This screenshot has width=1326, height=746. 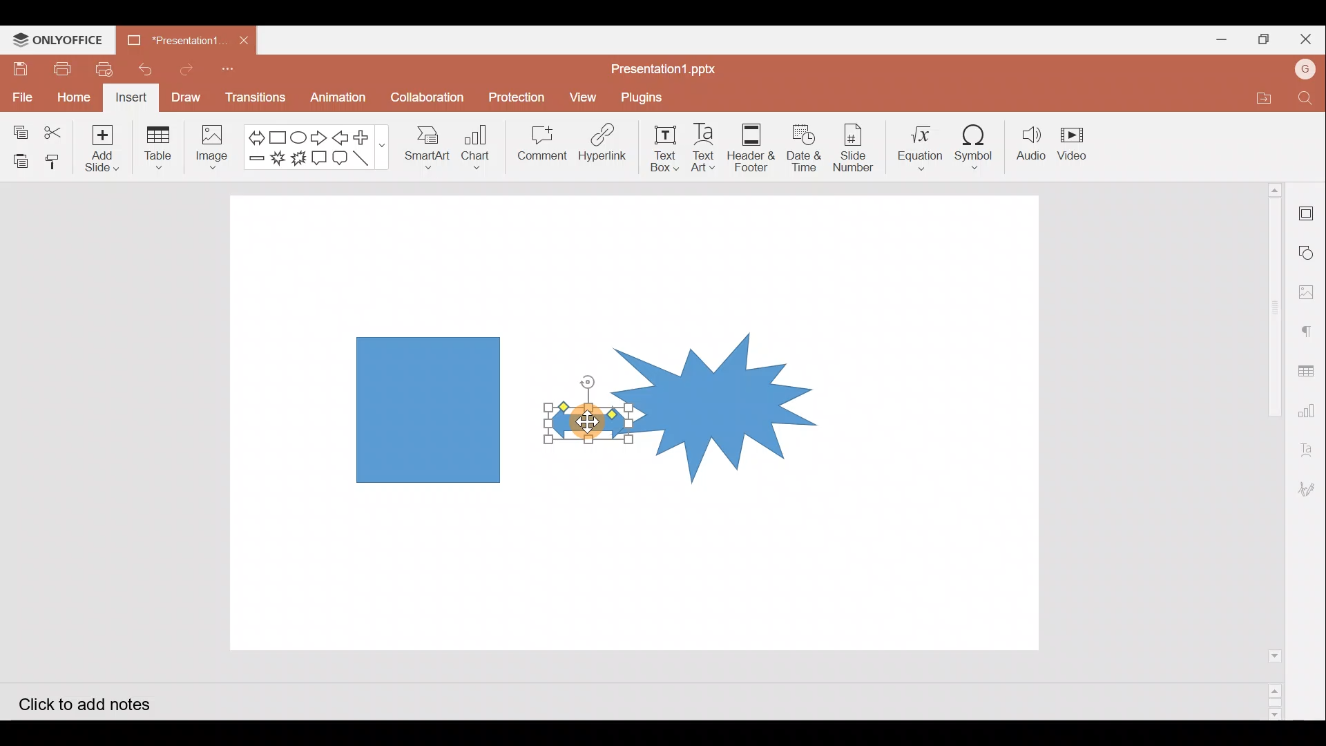 What do you see at coordinates (1308, 367) in the screenshot?
I see `Table settings` at bounding box center [1308, 367].